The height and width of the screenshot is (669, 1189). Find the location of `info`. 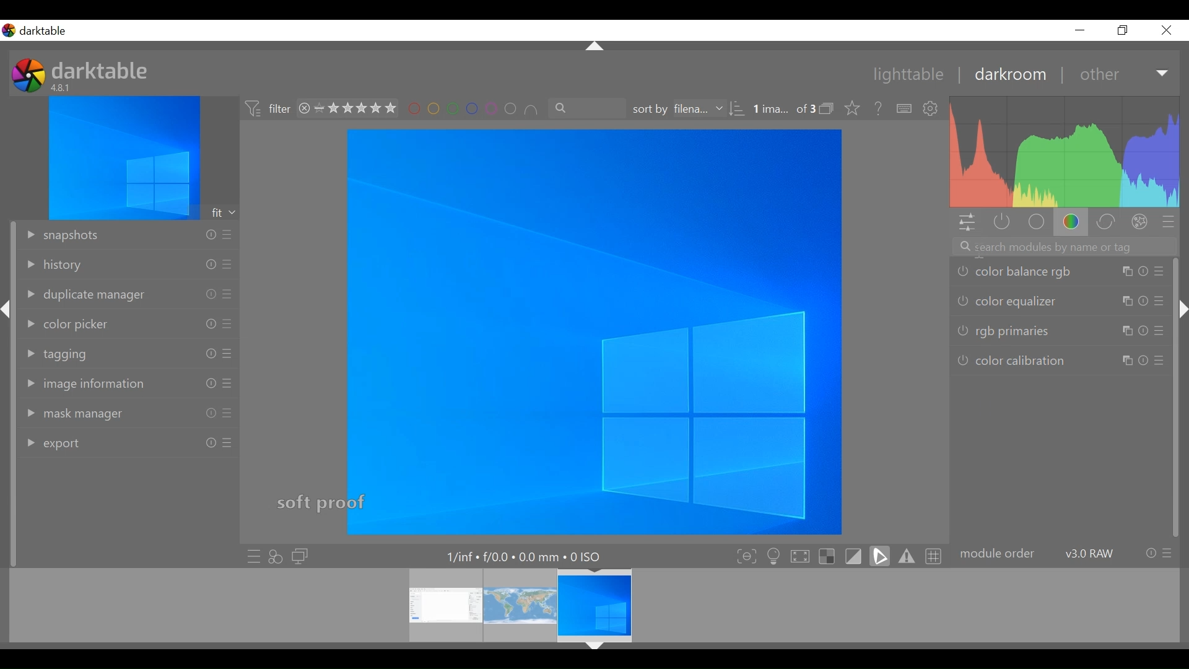

info is located at coordinates (210, 354).